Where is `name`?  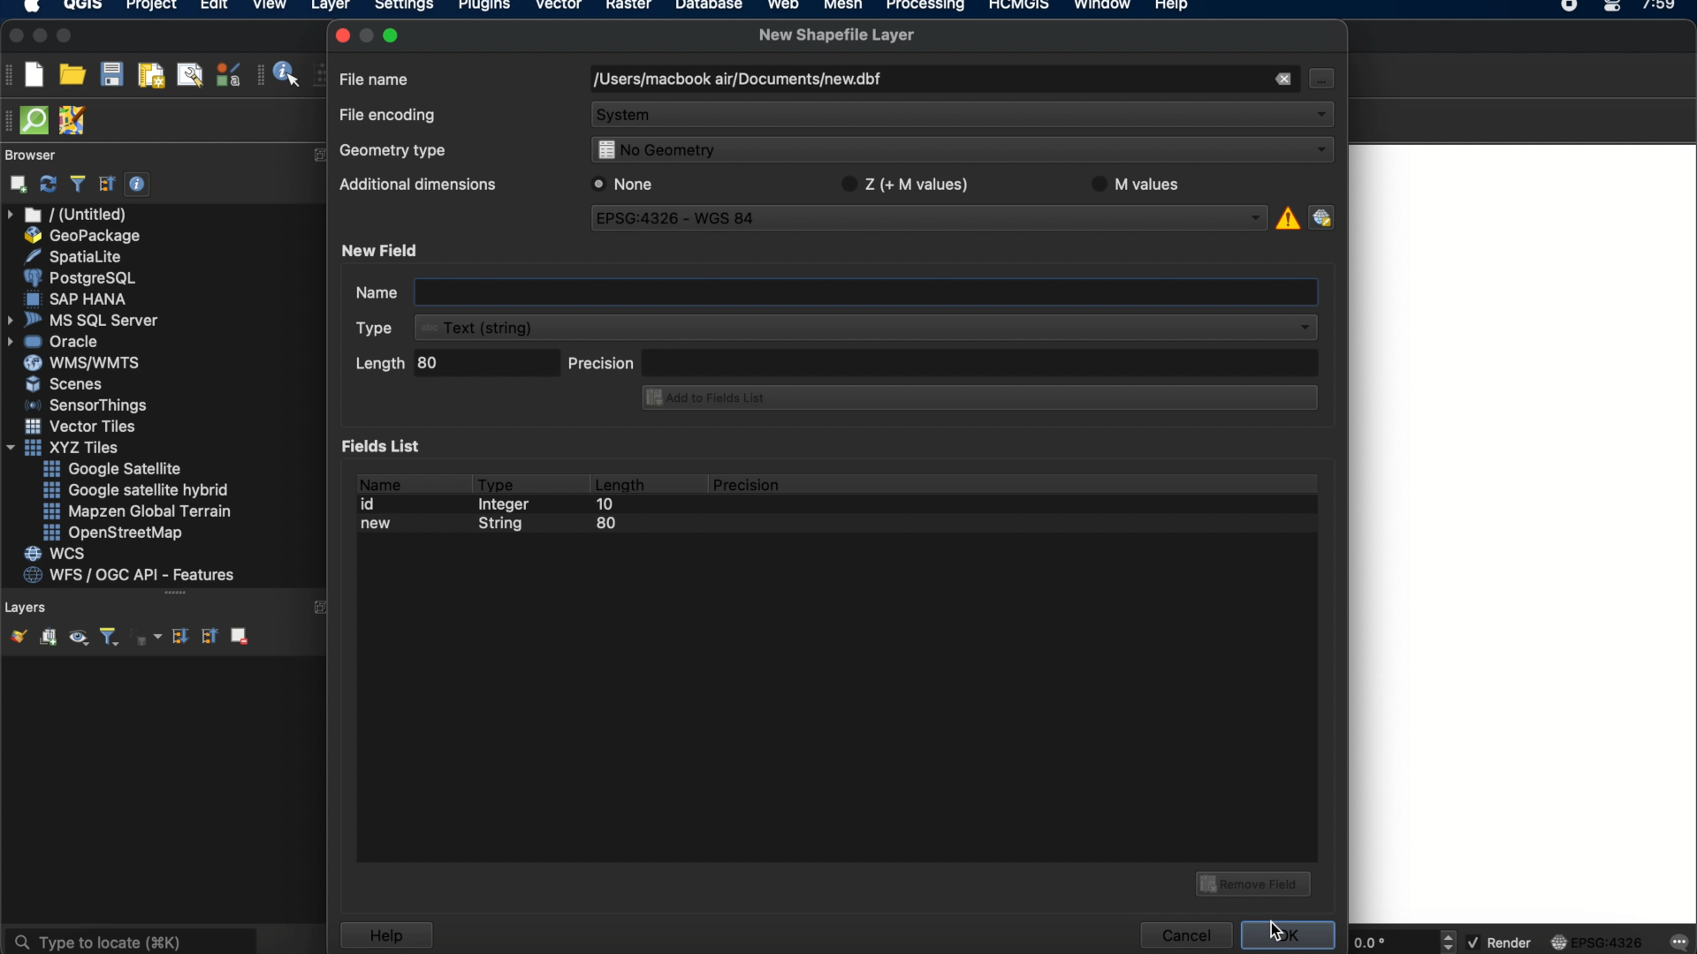
name is located at coordinates (378, 481).